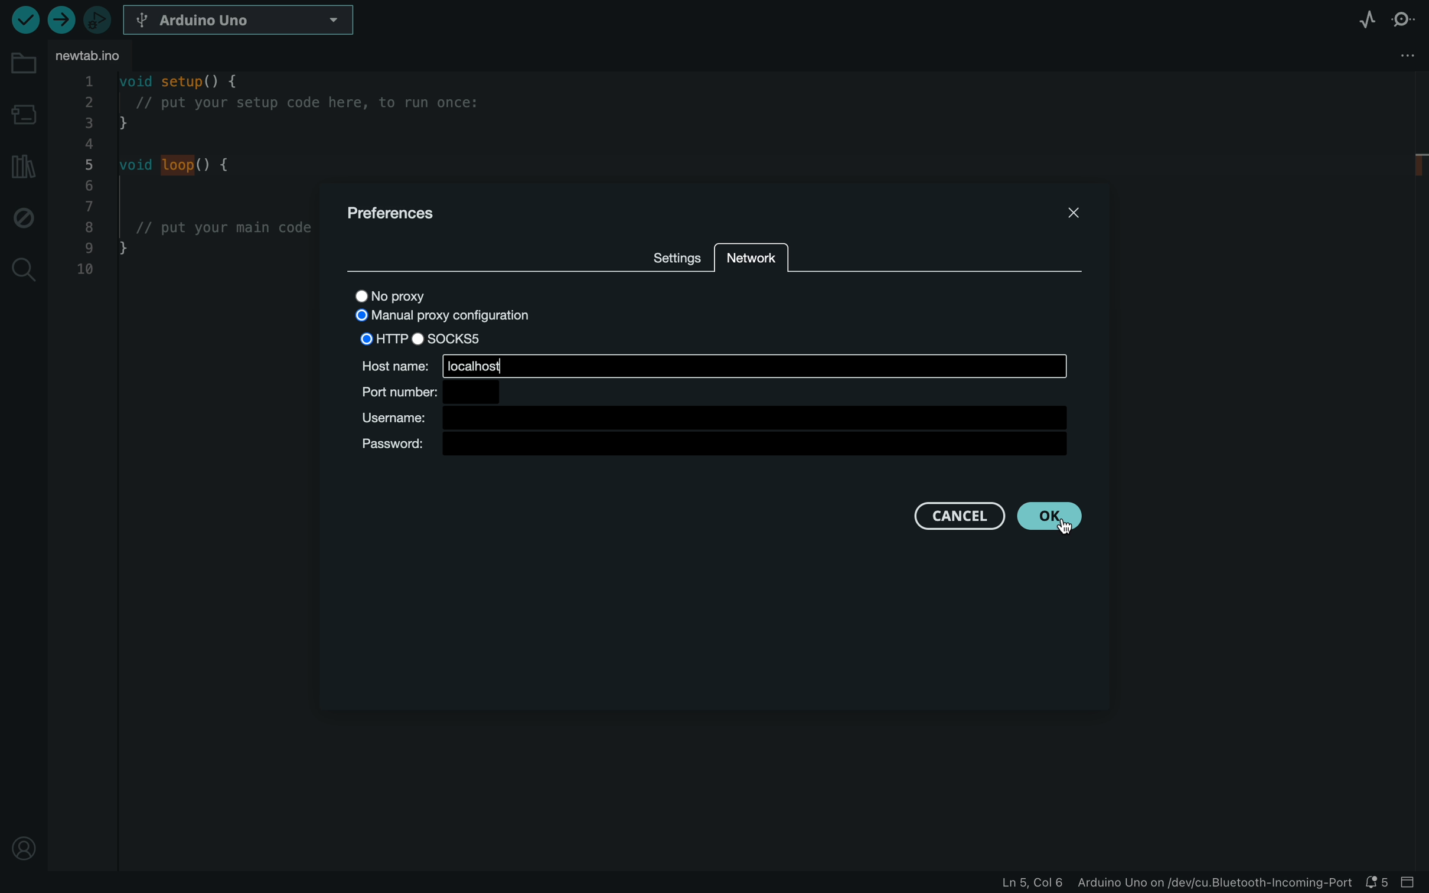  I want to click on debug, so click(24, 215).